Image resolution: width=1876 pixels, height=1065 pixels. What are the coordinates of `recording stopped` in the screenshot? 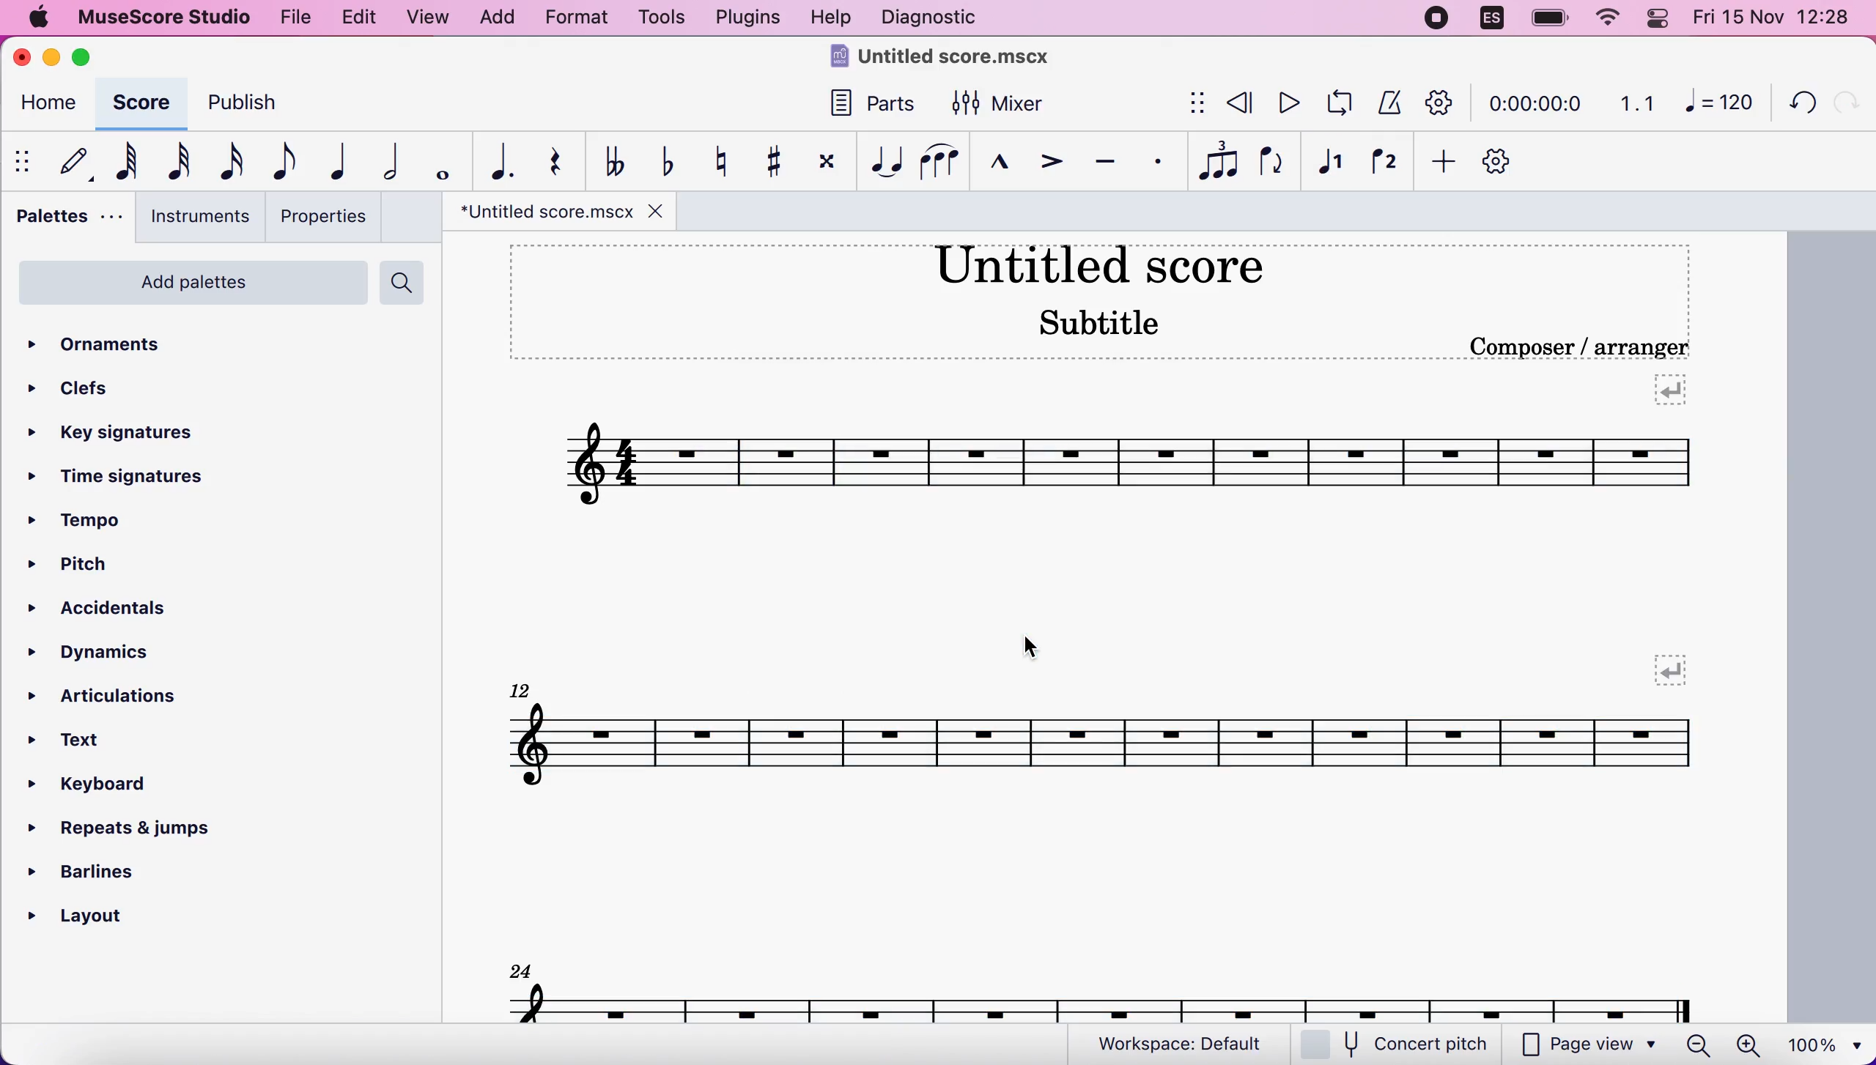 It's located at (1439, 20).